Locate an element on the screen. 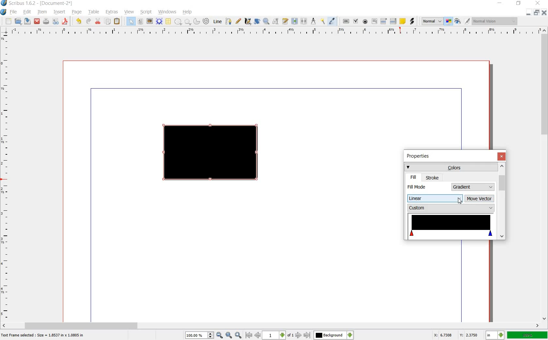 The height and width of the screenshot is (340, 548). 100% is located at coordinates (527, 335).